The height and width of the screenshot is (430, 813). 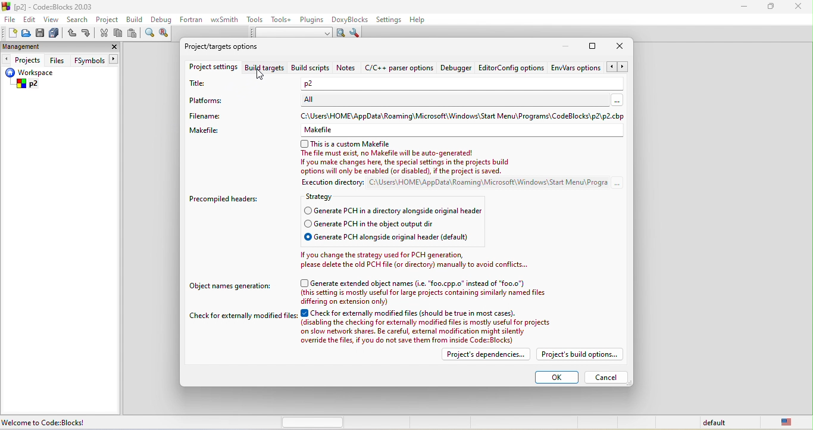 What do you see at coordinates (9, 33) in the screenshot?
I see `new` at bounding box center [9, 33].